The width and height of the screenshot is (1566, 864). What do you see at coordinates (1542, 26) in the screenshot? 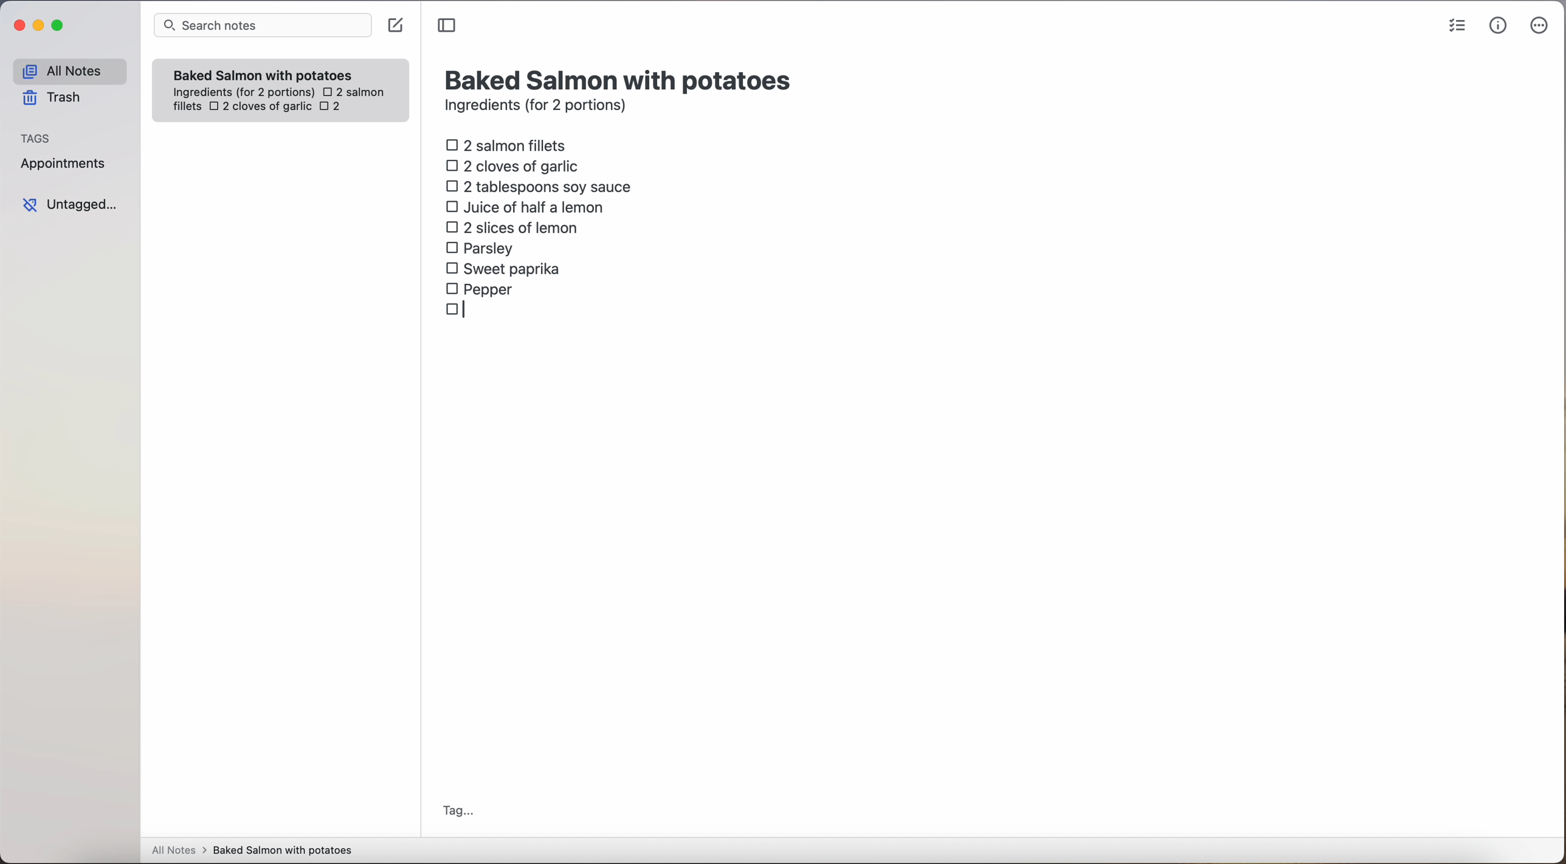
I see `more options` at bounding box center [1542, 26].